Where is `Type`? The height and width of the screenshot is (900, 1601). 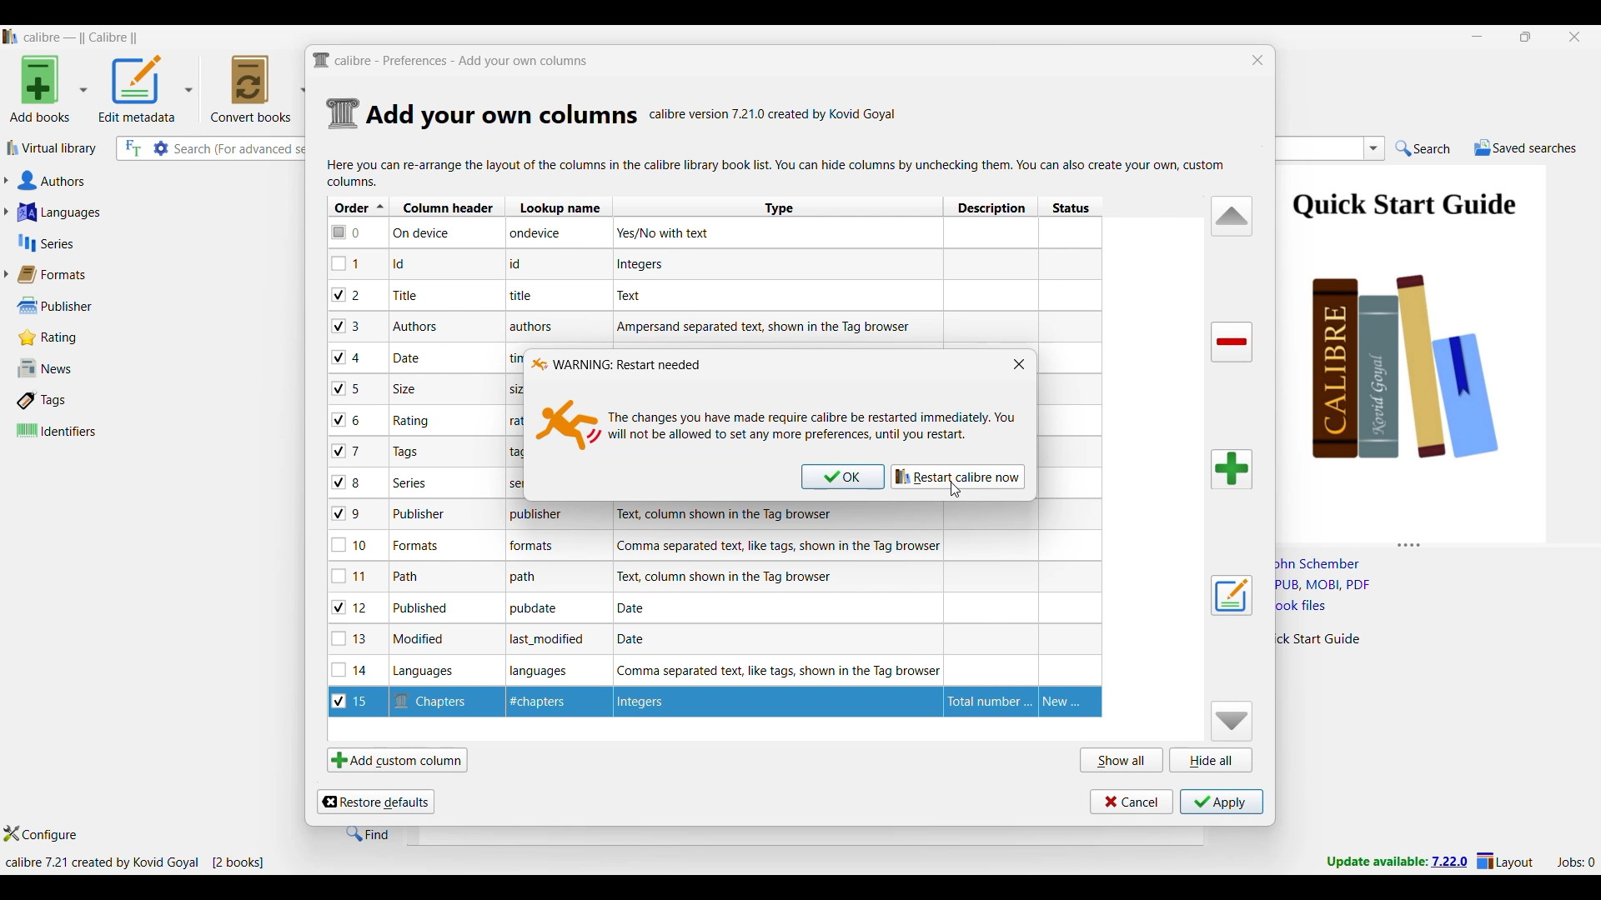 Type is located at coordinates (680, 703).